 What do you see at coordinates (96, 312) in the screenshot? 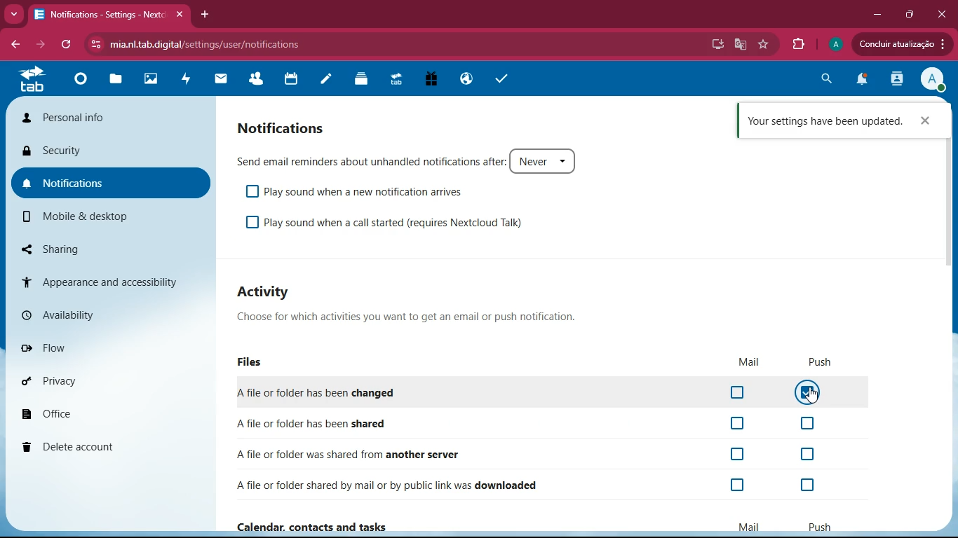
I see `availability` at bounding box center [96, 312].